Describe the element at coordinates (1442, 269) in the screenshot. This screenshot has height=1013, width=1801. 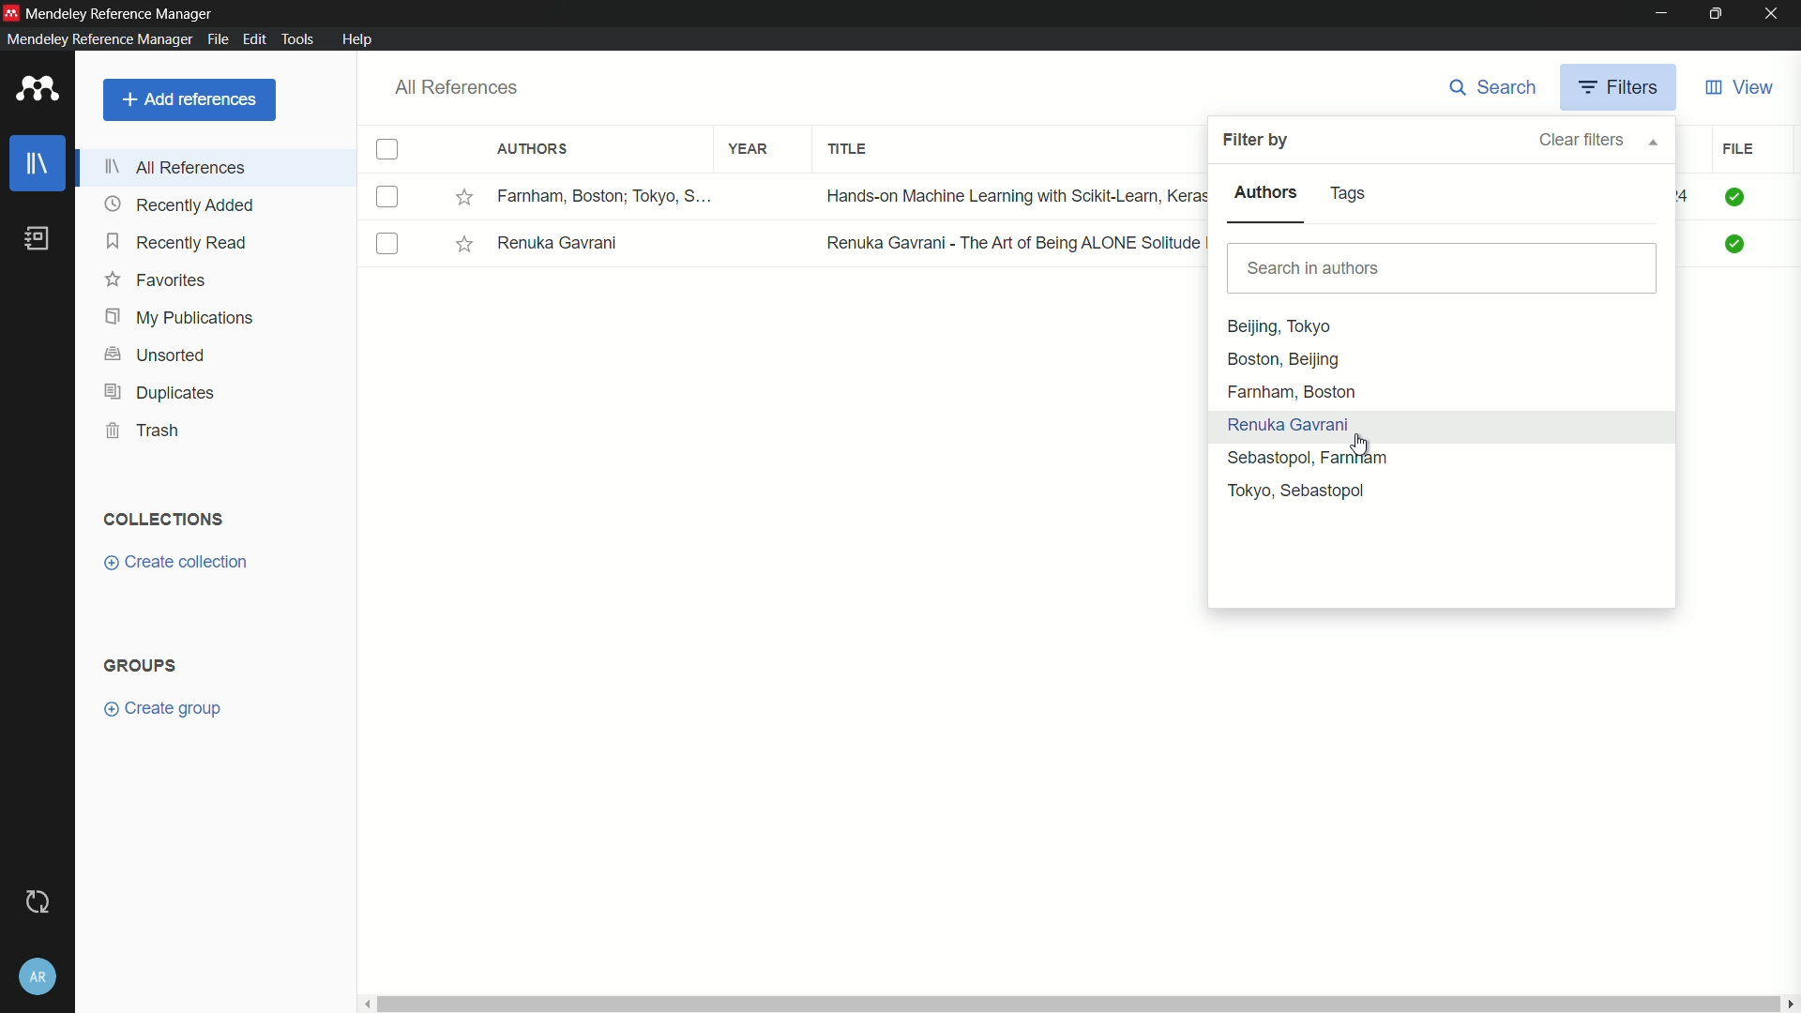
I see `search bar` at that location.